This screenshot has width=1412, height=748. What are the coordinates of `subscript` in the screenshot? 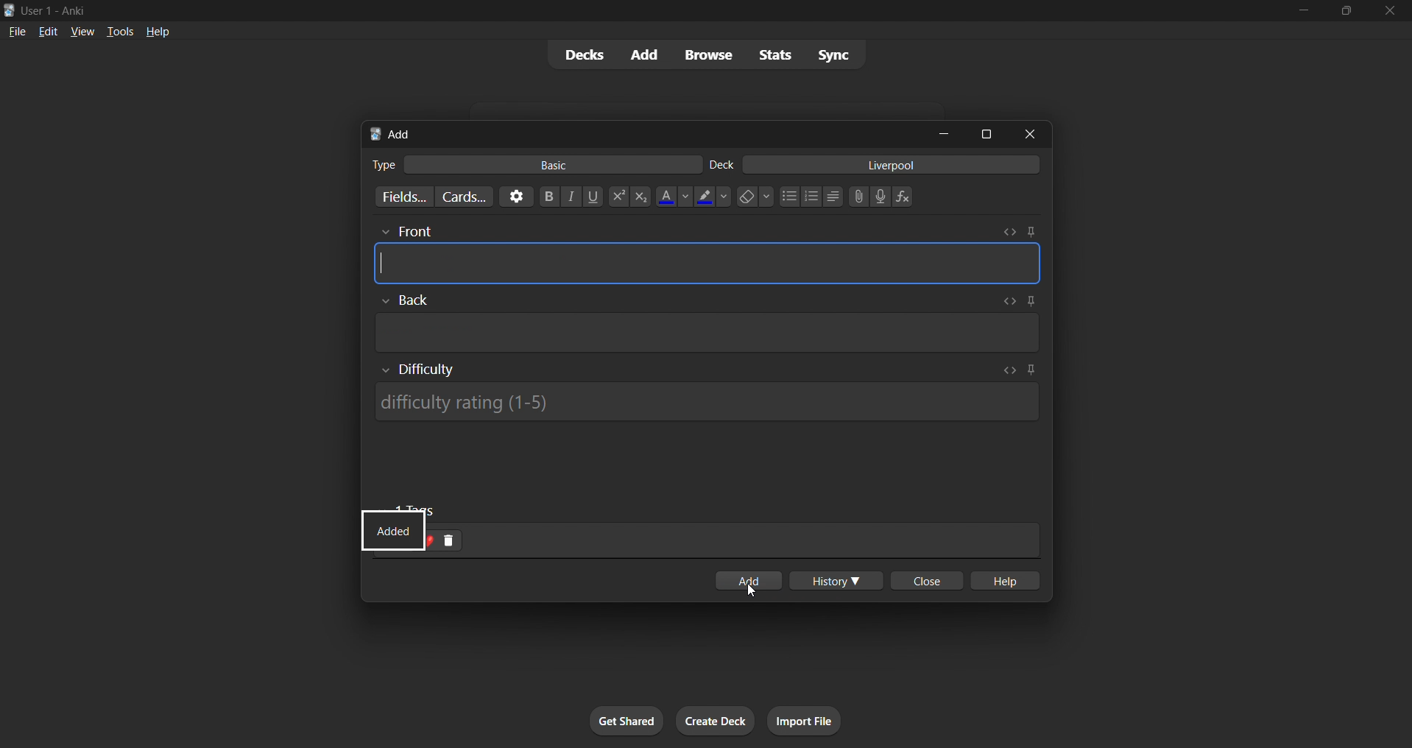 It's located at (639, 196).